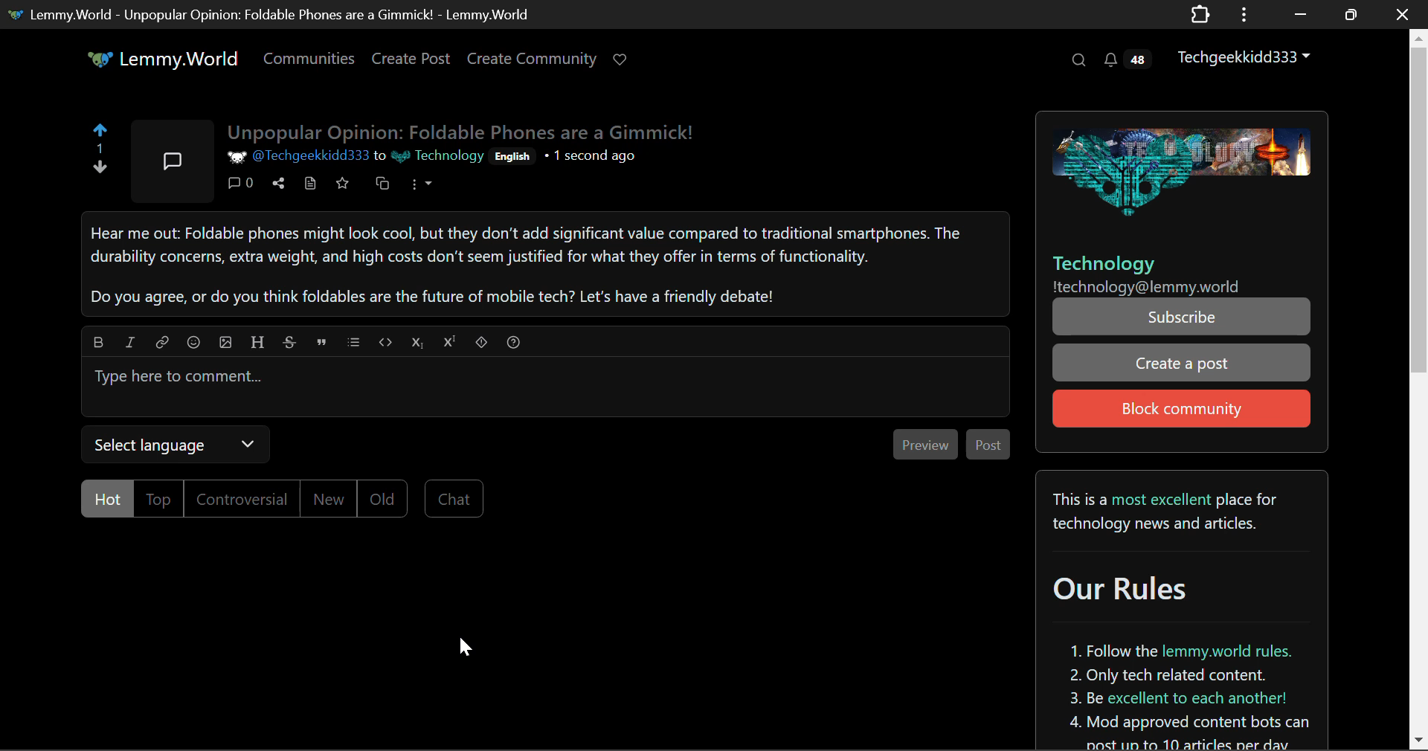  Describe the element at coordinates (1419, 386) in the screenshot. I see `Scroll Bar` at that location.